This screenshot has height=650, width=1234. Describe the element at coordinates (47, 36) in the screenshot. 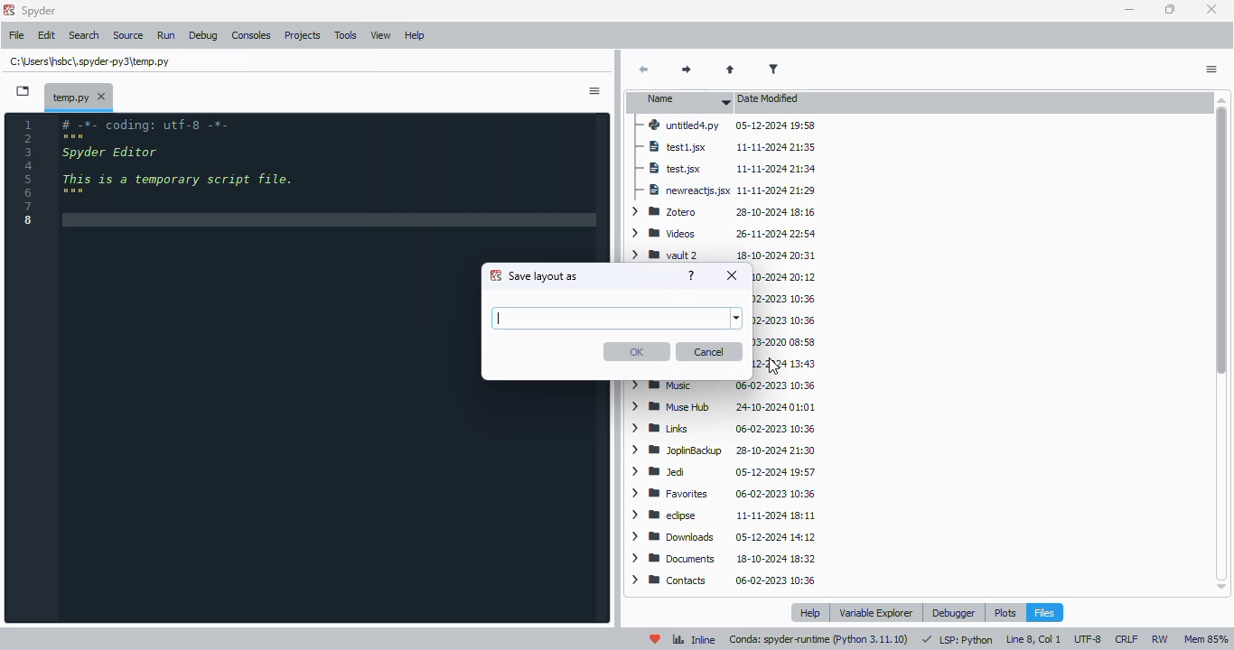

I see `edit` at that location.